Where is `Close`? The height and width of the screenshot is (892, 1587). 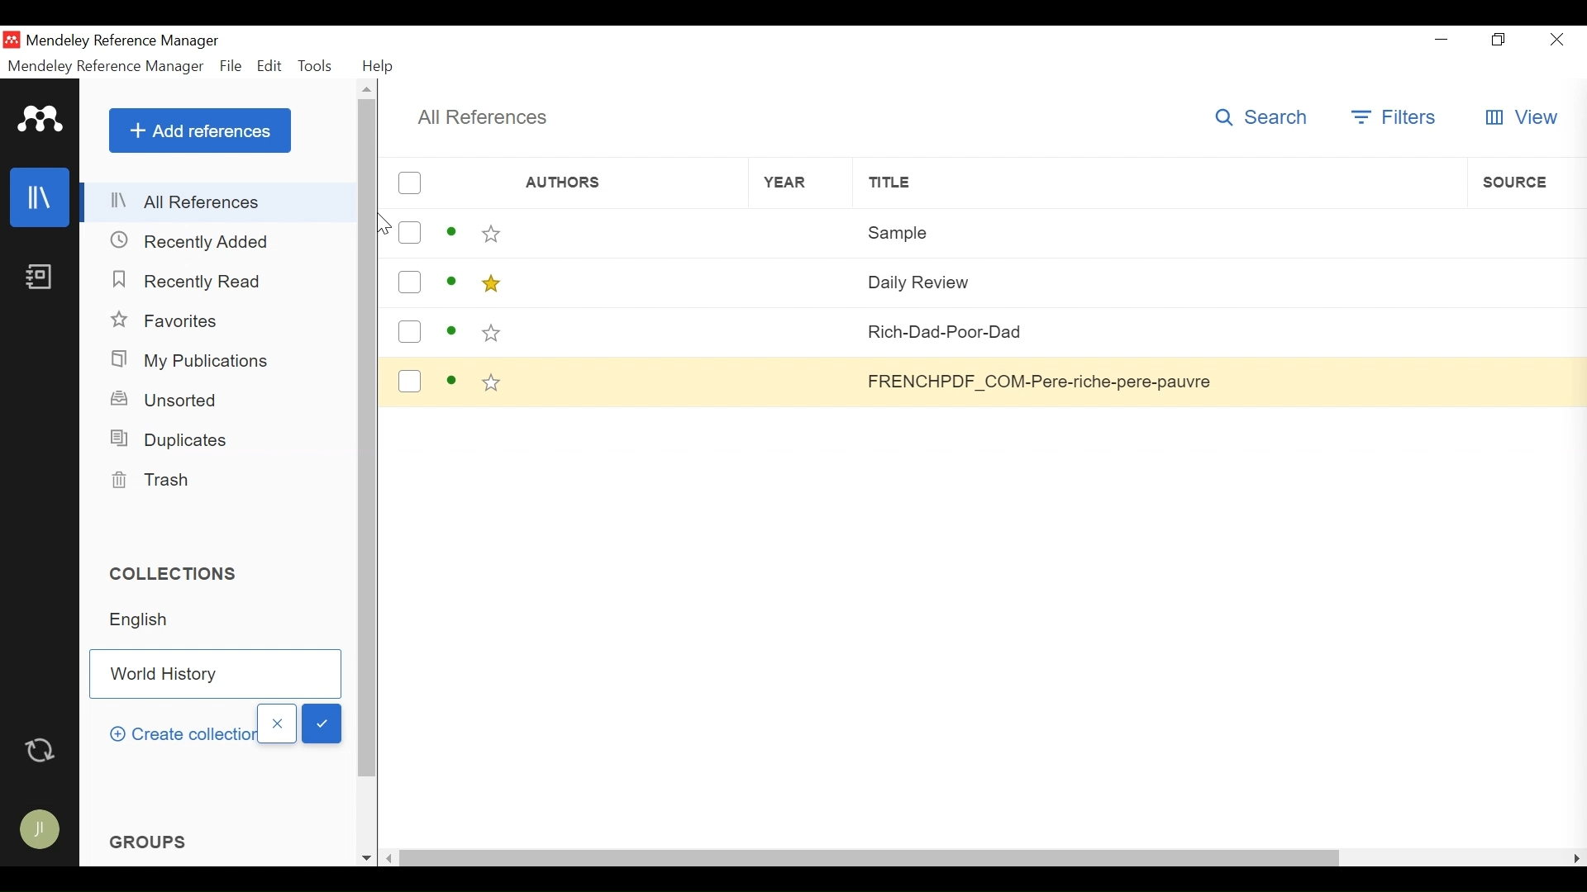
Close is located at coordinates (1554, 40).